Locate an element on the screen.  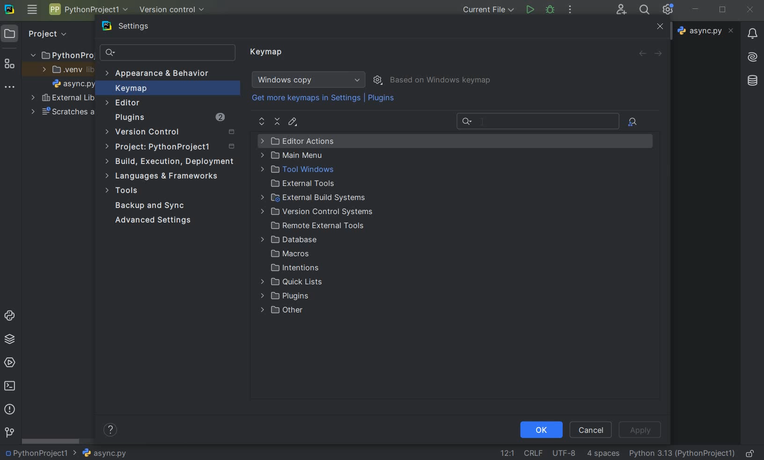
current file is located at coordinates (489, 9).